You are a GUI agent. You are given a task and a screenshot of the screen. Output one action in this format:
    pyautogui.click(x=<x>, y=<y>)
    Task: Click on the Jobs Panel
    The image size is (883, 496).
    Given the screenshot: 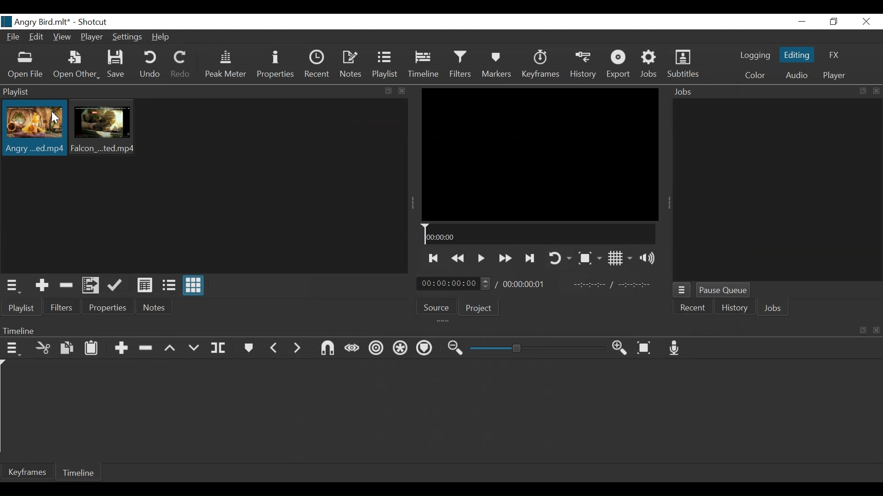 What is the action you would take?
    pyautogui.click(x=776, y=191)
    